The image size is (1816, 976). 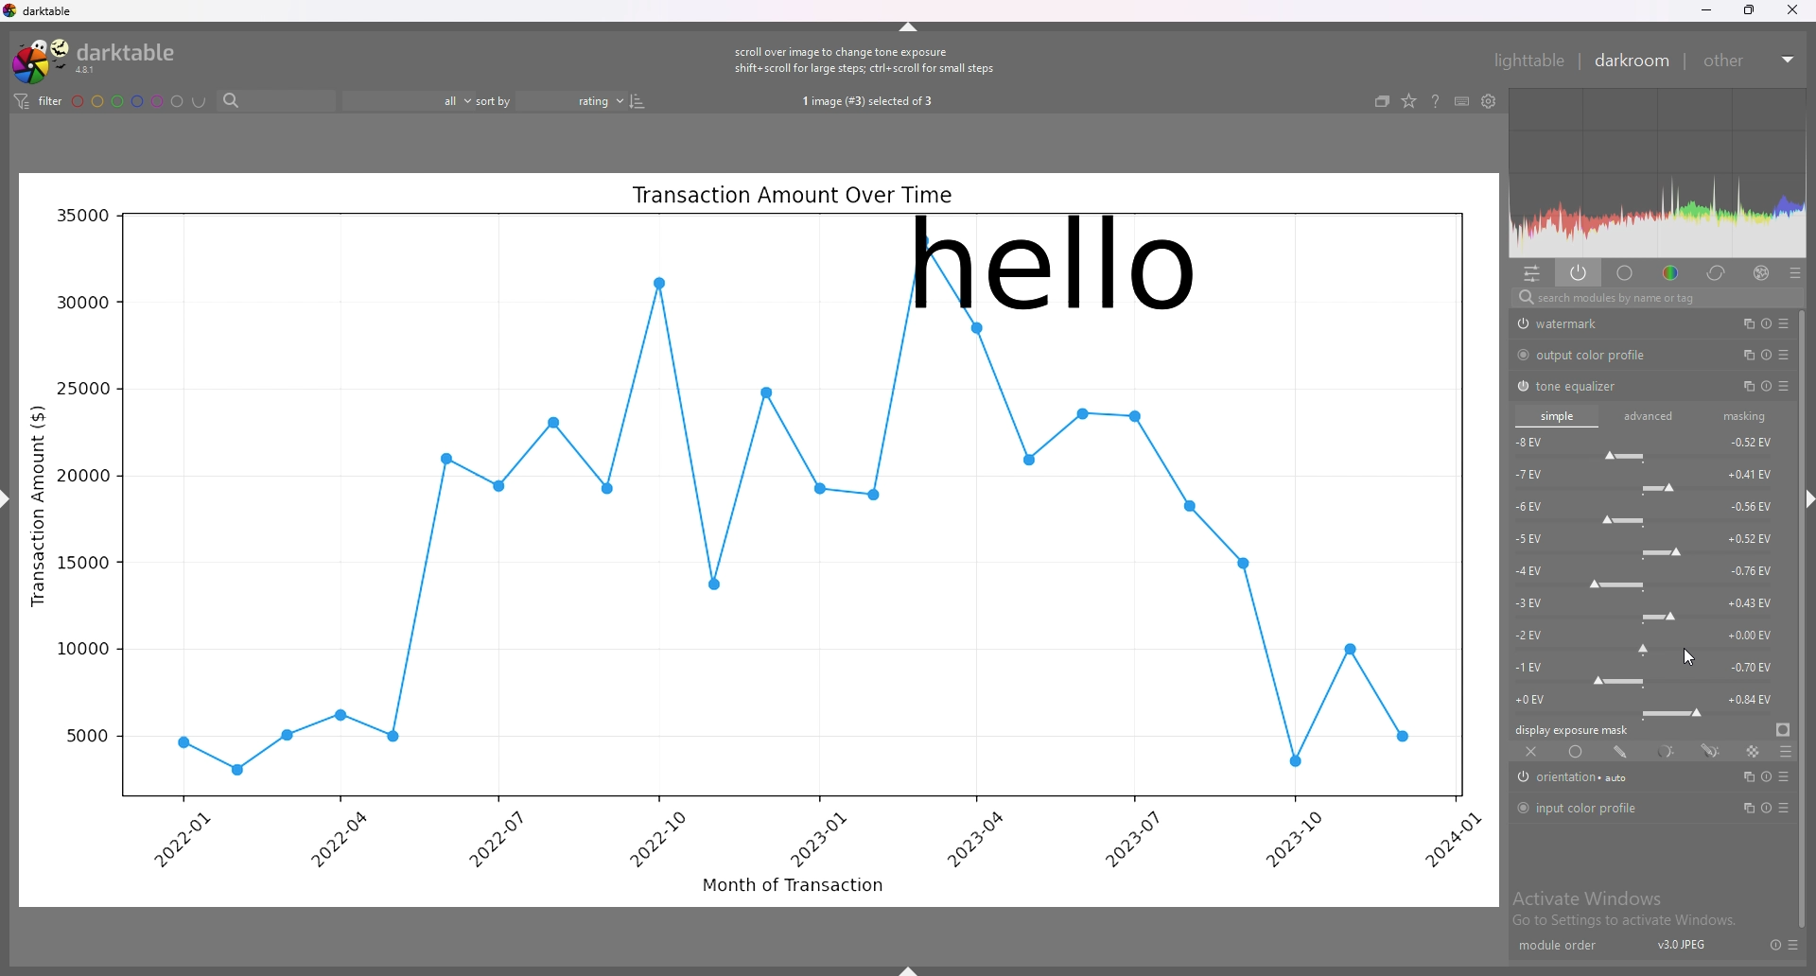 I want to click on v3.0JPEJ, so click(x=1678, y=945).